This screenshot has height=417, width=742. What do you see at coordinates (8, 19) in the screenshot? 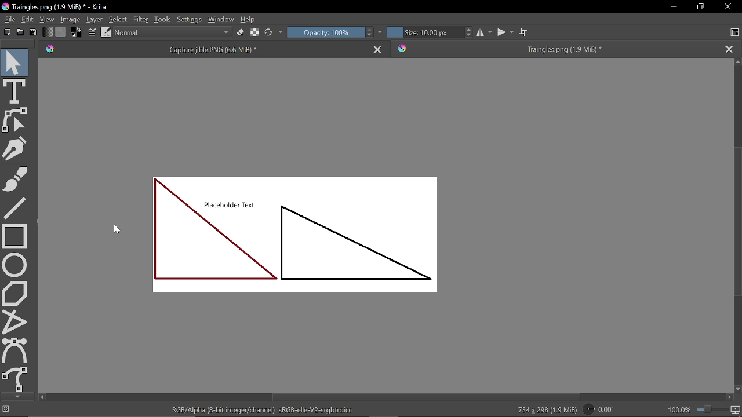
I see `File` at bounding box center [8, 19].